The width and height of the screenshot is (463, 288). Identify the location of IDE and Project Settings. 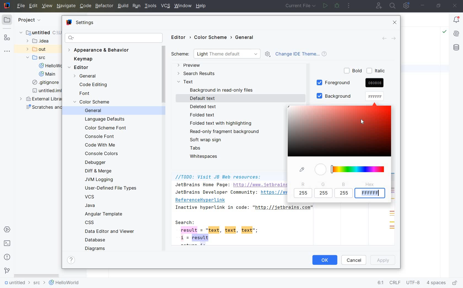
(407, 6).